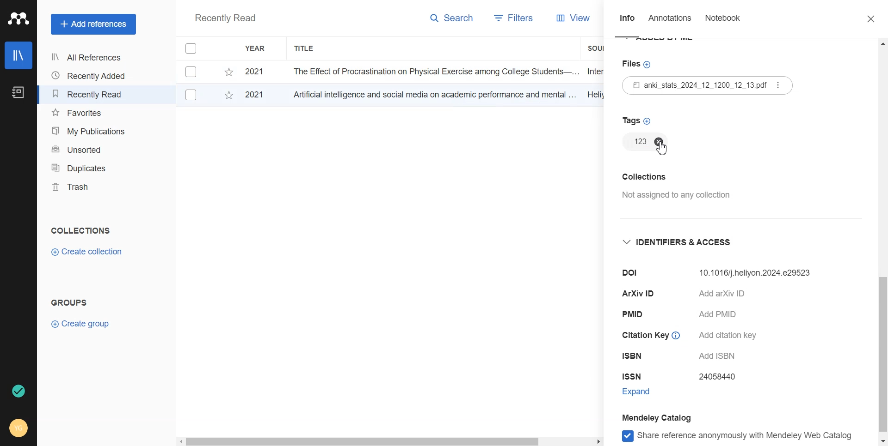  Describe the element at coordinates (664, 147) in the screenshot. I see `Cursor deleted the 123 tag` at that location.